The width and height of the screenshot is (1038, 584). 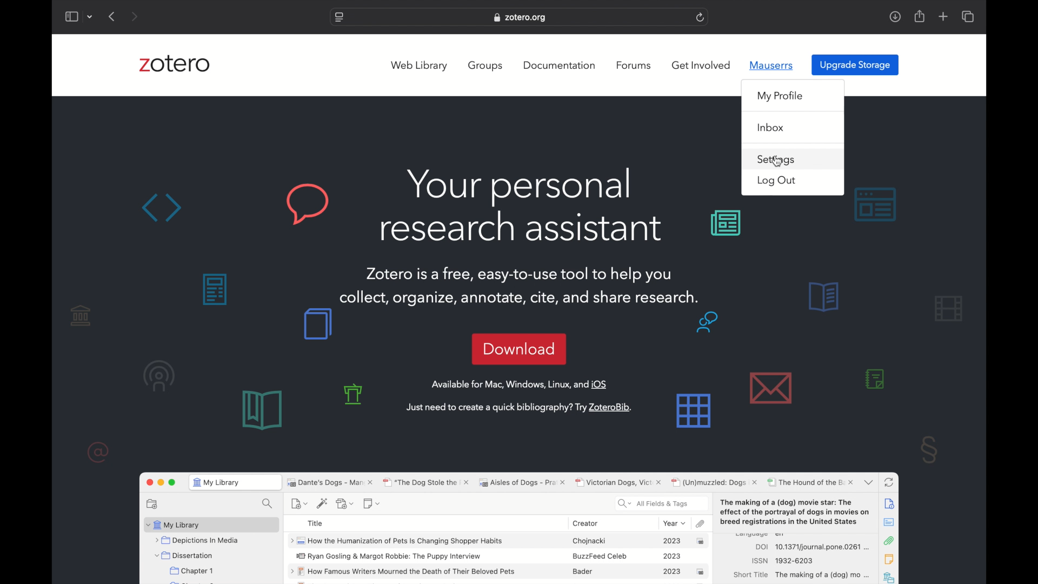 I want to click on mauserrs, so click(x=772, y=65).